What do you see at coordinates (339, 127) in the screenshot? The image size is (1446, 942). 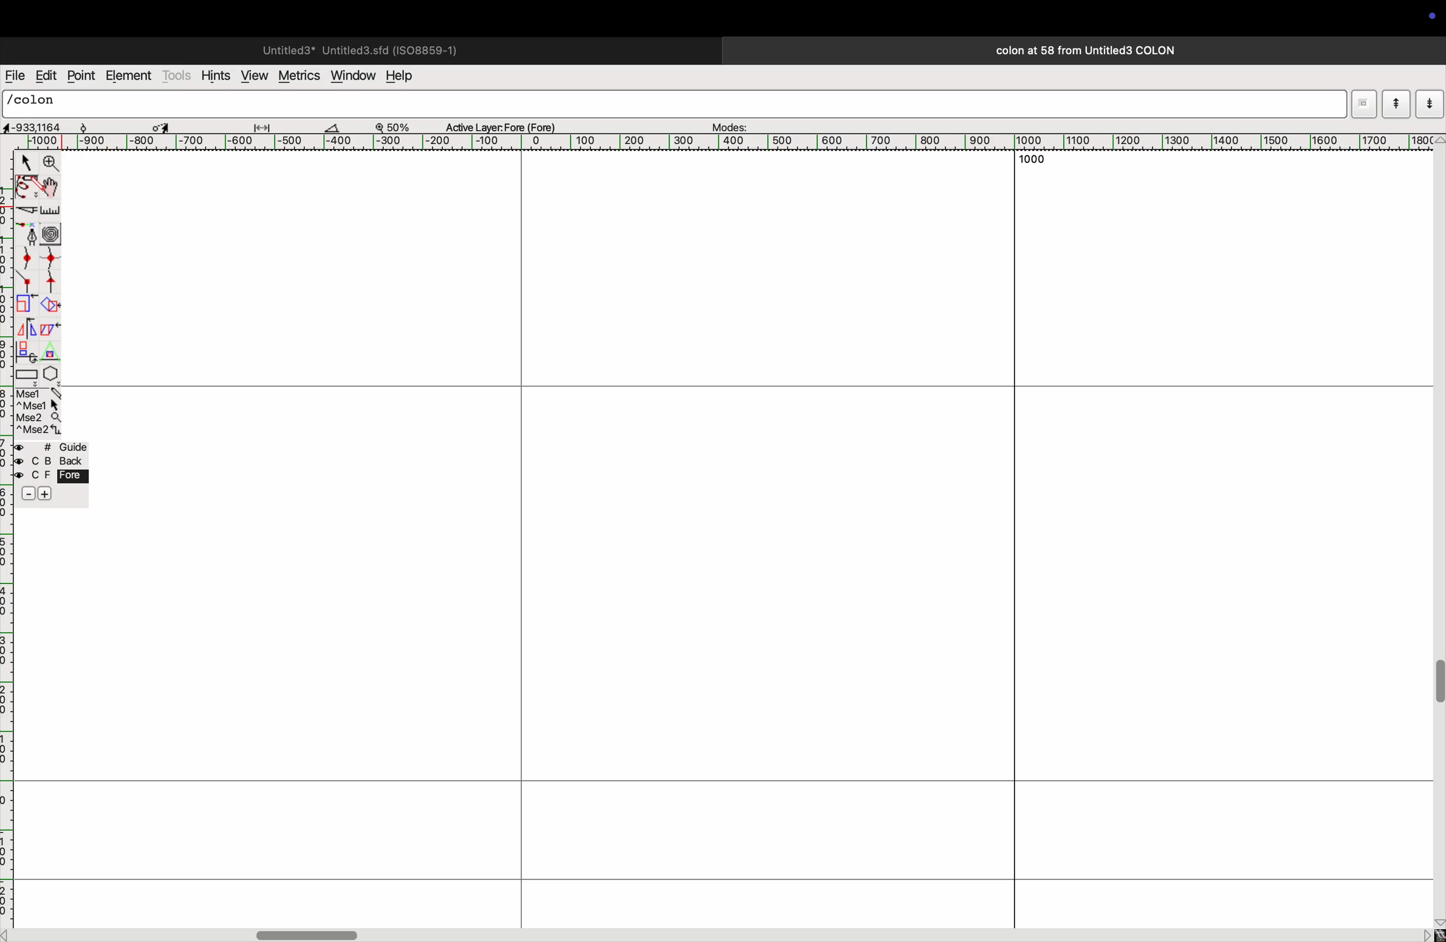 I see `cut` at bounding box center [339, 127].